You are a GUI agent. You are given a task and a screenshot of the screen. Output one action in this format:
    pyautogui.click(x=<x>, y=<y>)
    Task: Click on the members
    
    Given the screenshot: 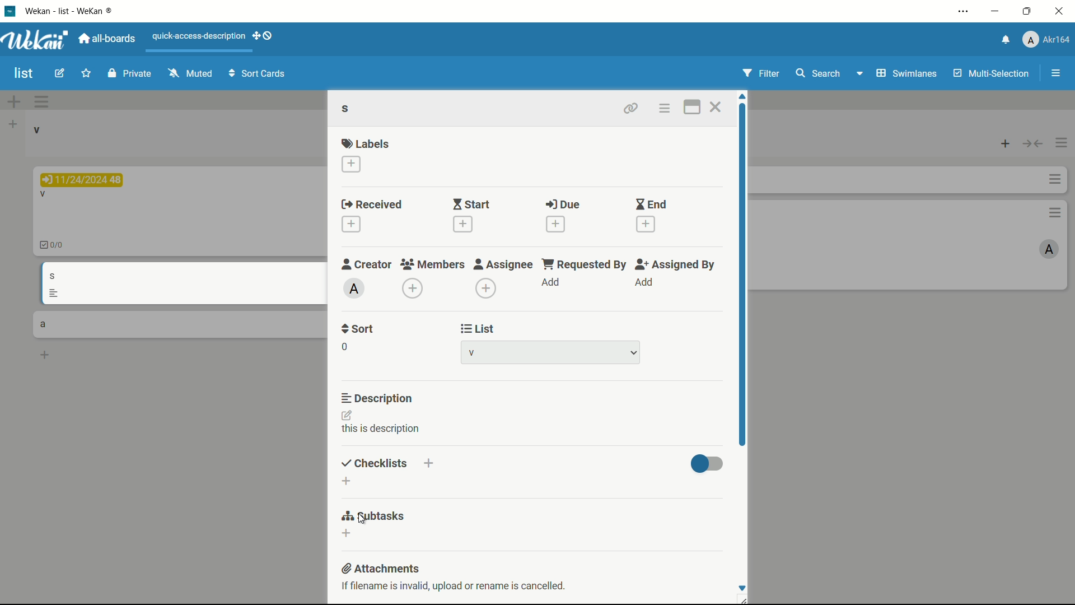 What is the action you would take?
    pyautogui.click(x=432, y=264)
    